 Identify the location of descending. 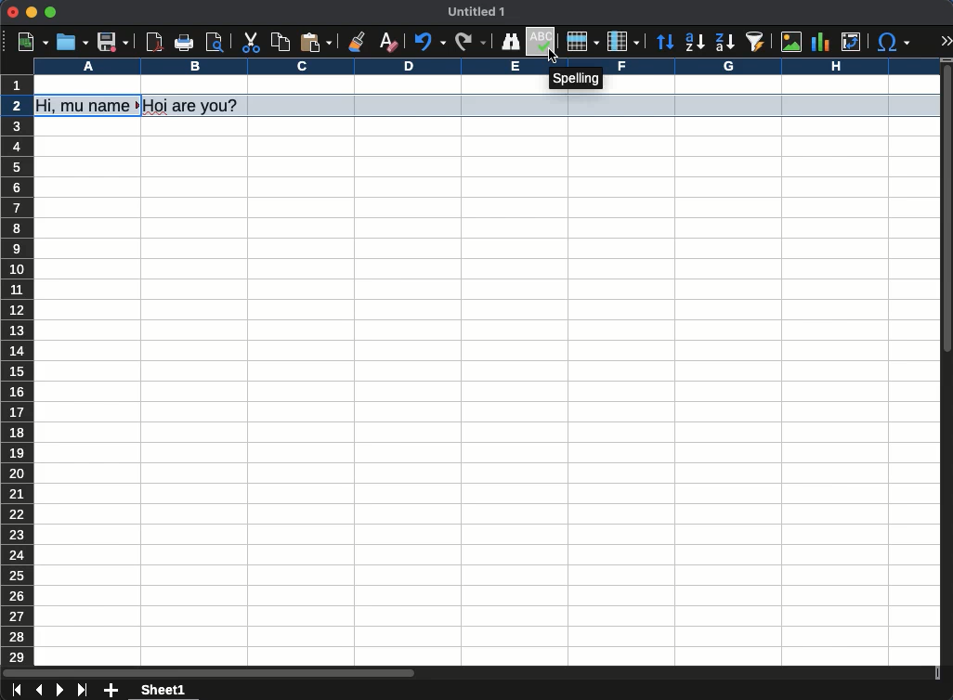
(725, 42).